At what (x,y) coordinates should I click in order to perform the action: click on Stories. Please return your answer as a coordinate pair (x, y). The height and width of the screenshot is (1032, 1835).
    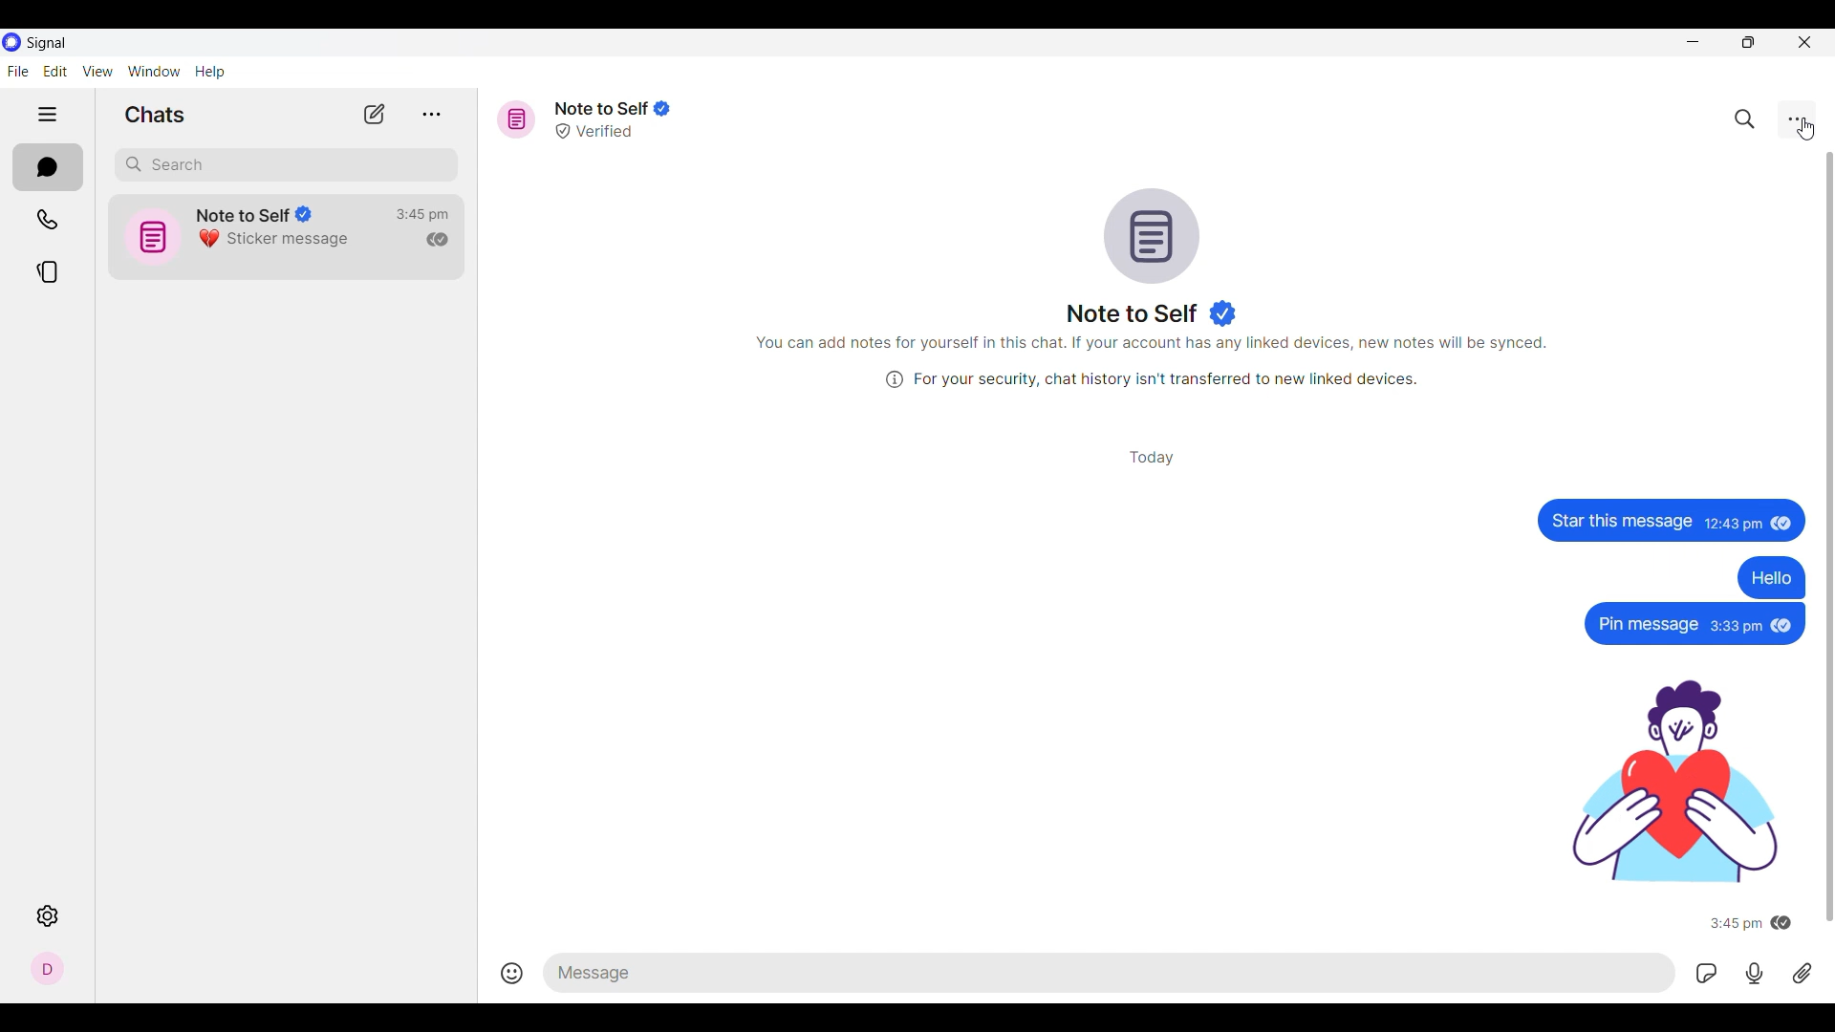
    Looking at the image, I should click on (48, 272).